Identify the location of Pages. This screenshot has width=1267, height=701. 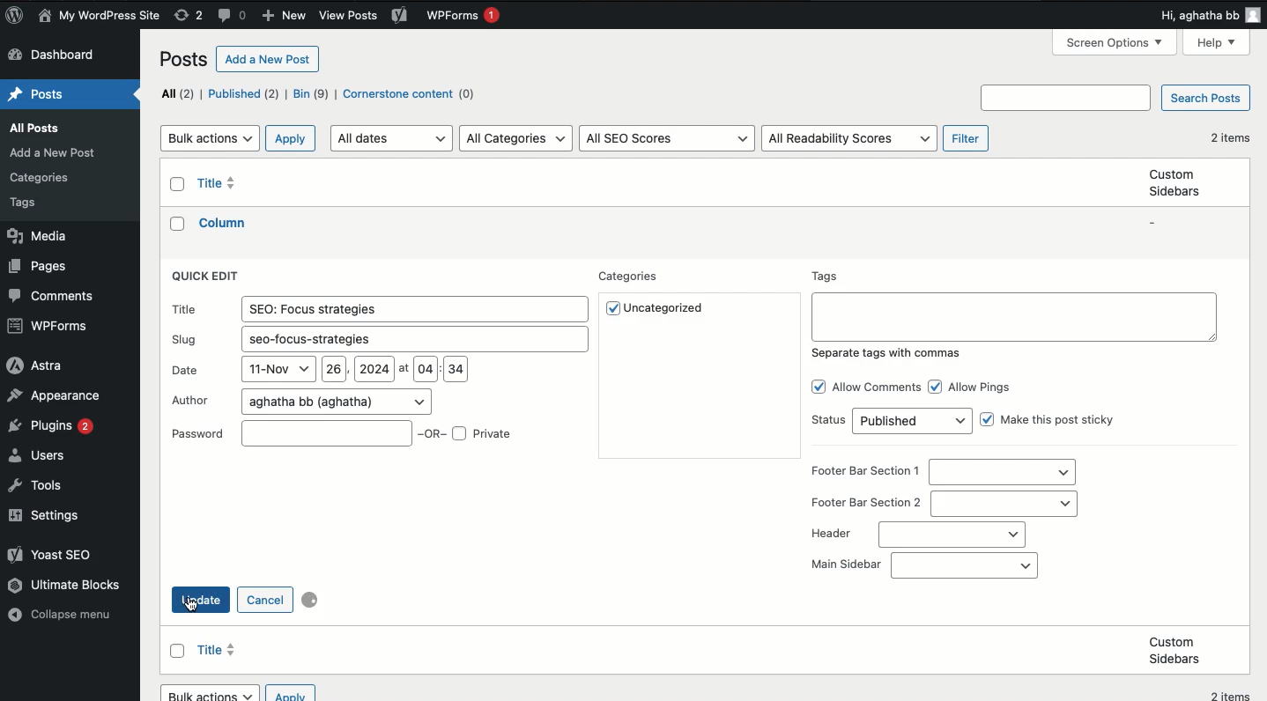
(38, 267).